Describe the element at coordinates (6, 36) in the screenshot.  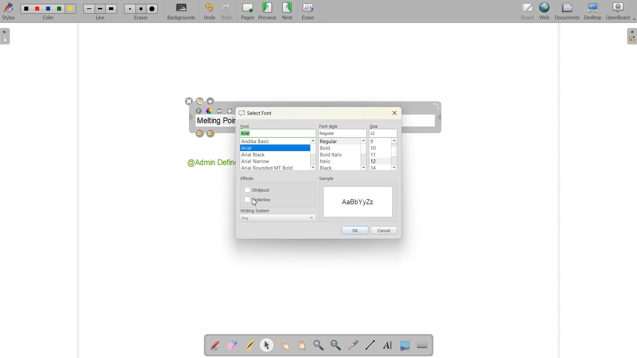
I see `Sidebar` at that location.